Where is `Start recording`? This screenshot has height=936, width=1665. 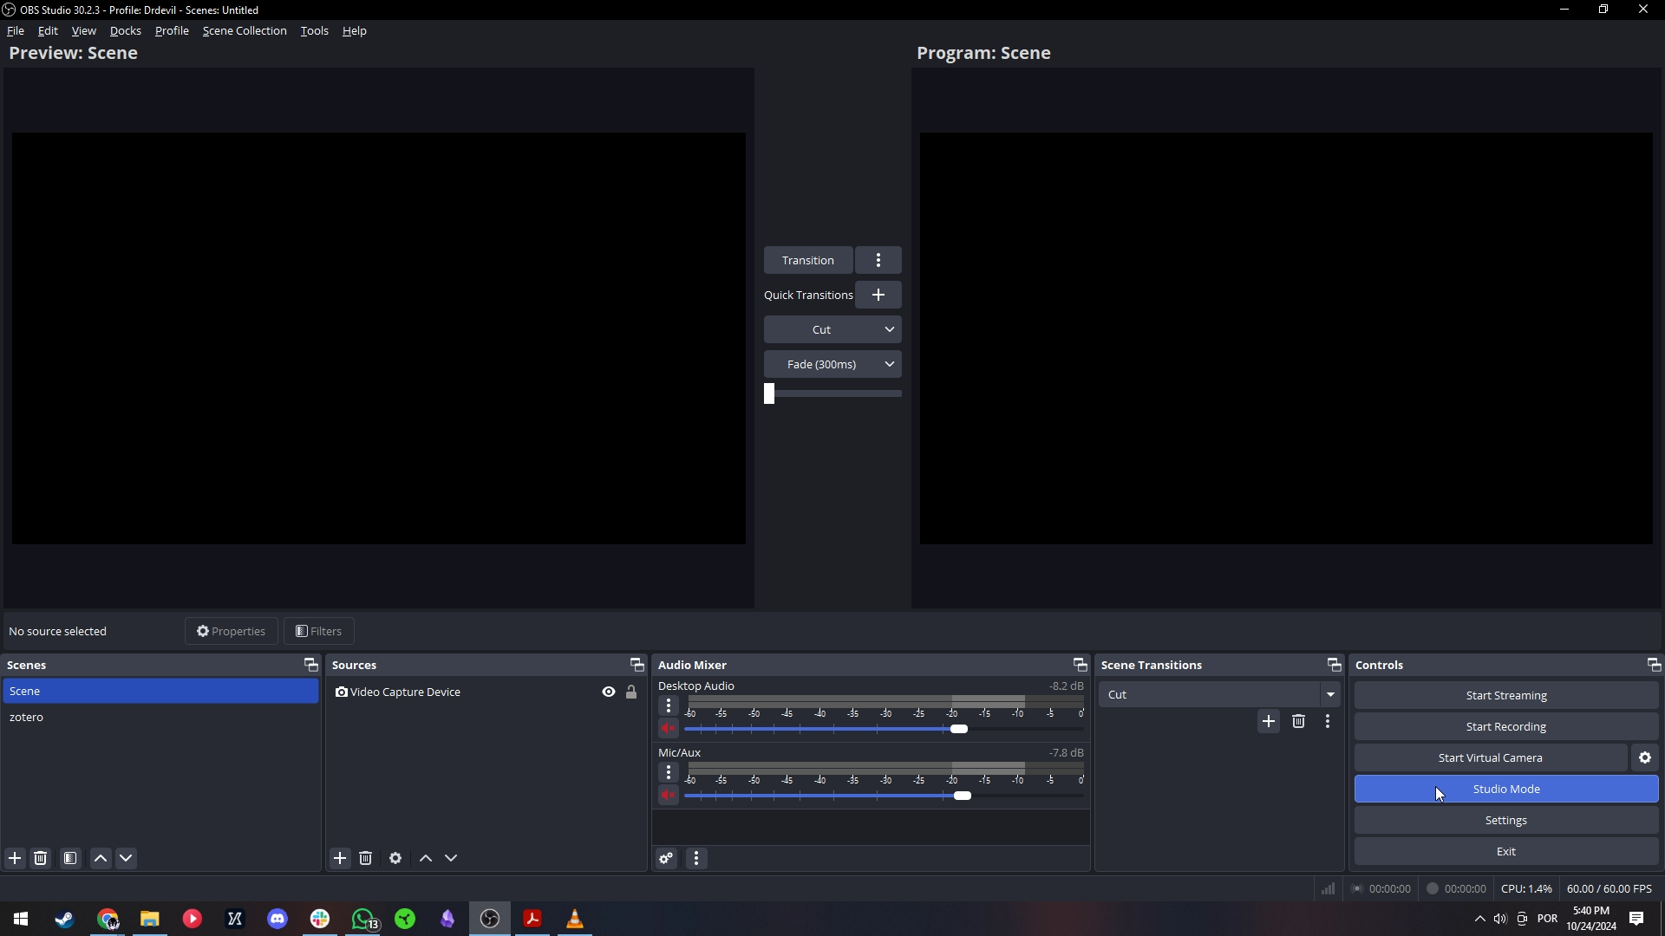 Start recording is located at coordinates (1509, 726).